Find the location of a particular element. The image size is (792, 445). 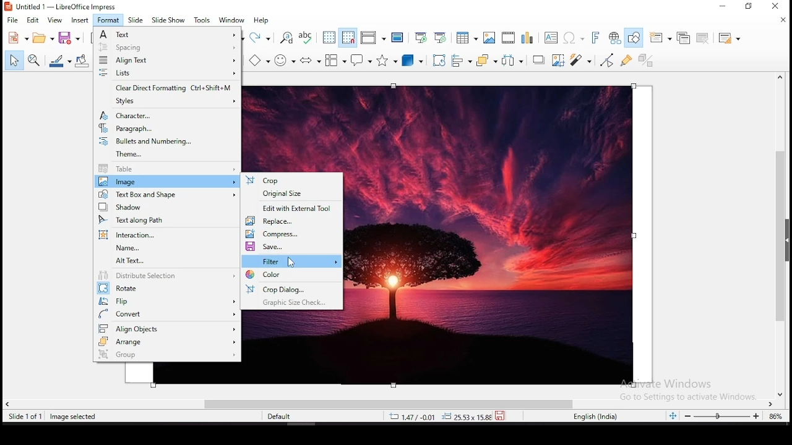

flowchart is located at coordinates (335, 60).